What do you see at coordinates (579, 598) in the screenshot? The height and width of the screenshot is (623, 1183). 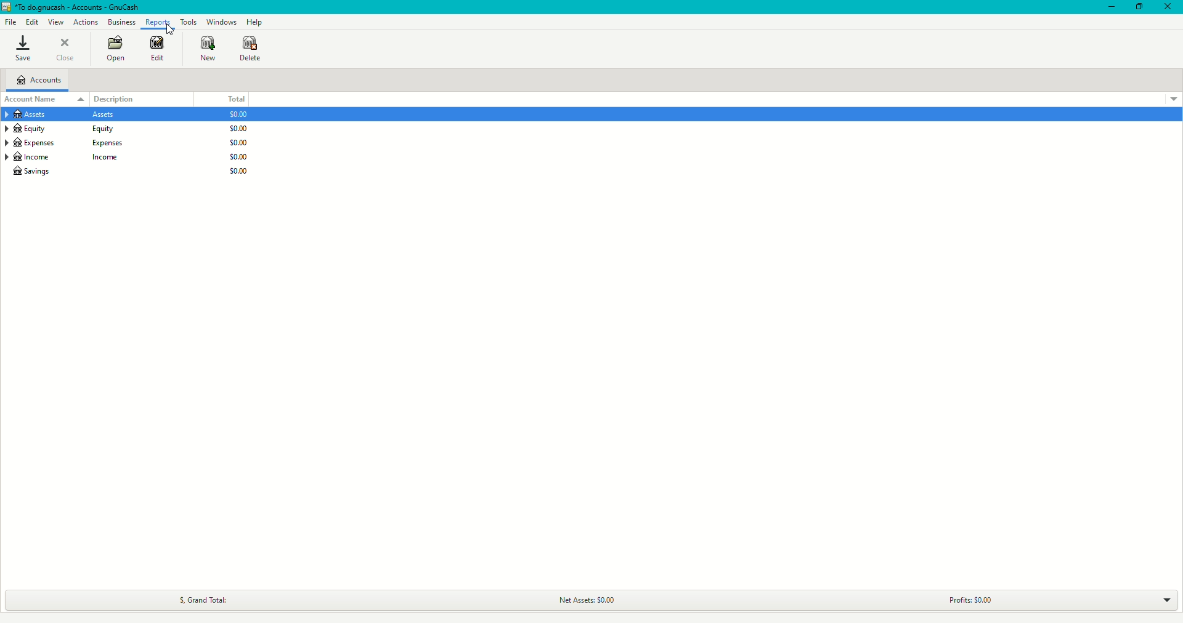 I see `Net Assets` at bounding box center [579, 598].